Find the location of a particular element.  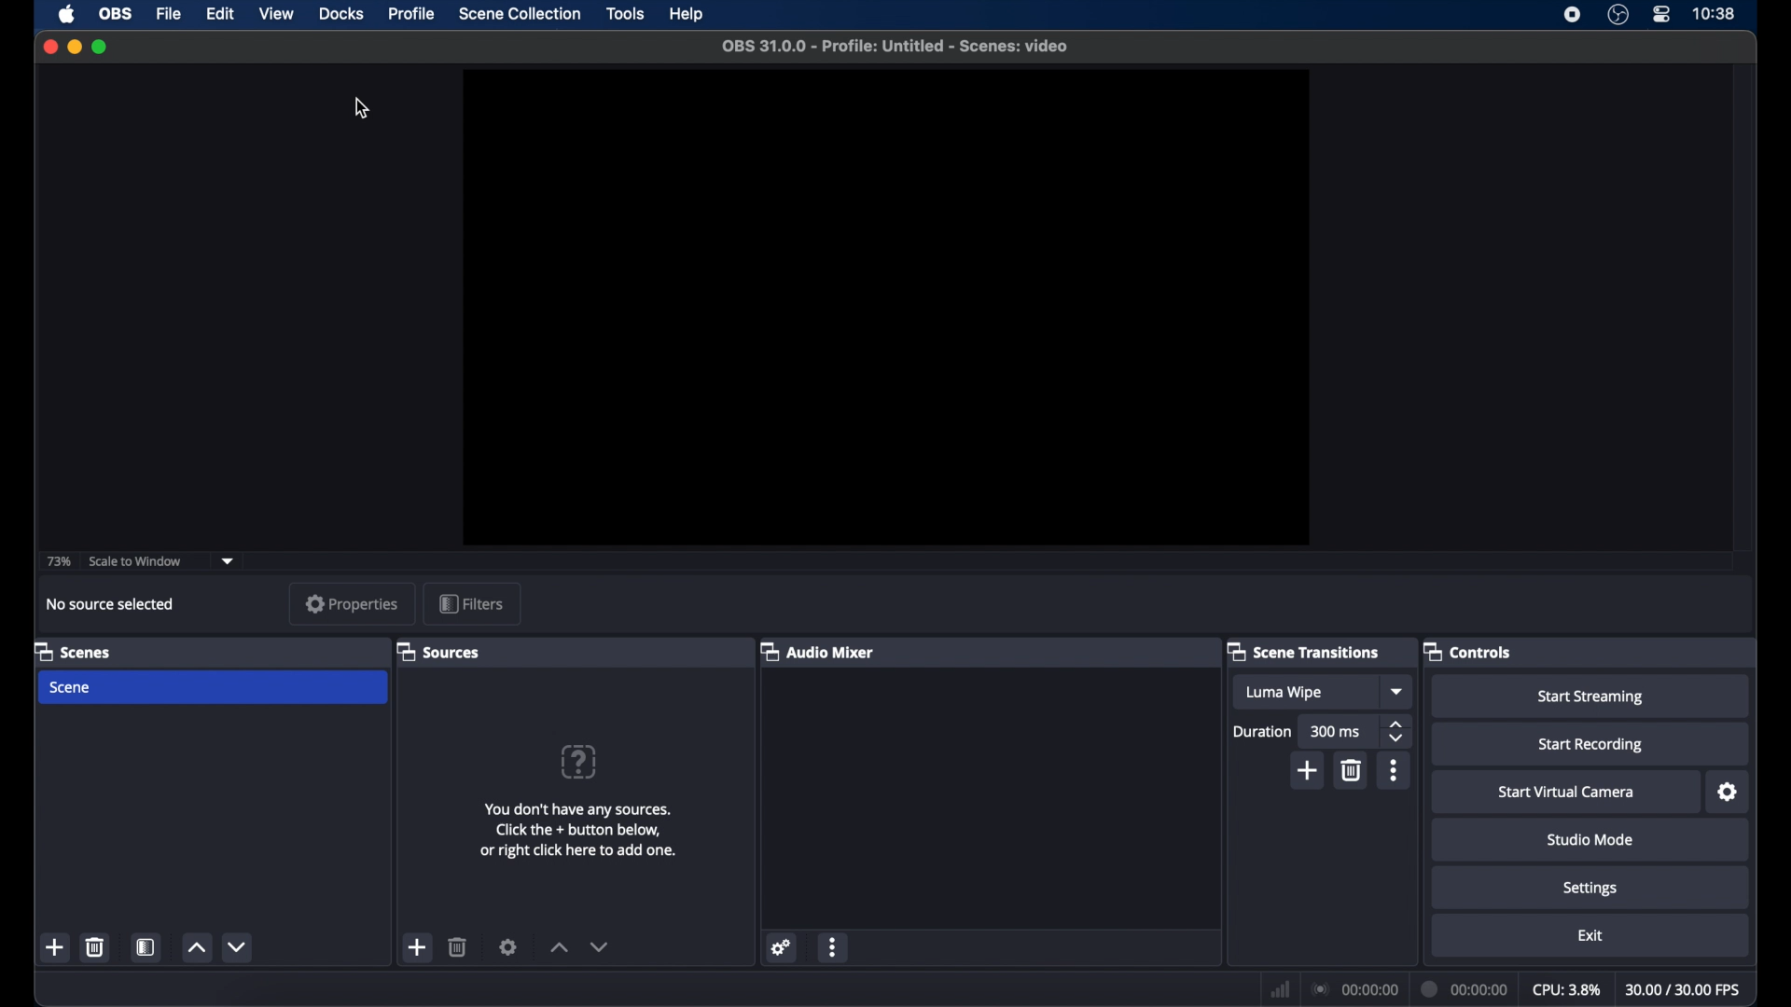

control center is located at coordinates (1660, 14).